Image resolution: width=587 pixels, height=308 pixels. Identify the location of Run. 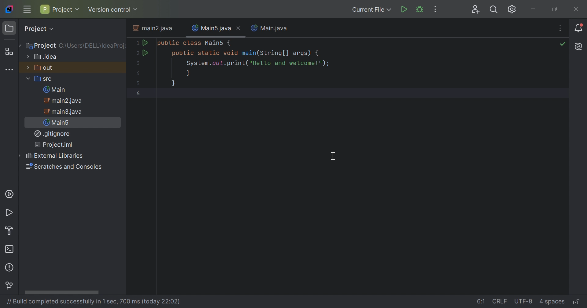
(145, 42).